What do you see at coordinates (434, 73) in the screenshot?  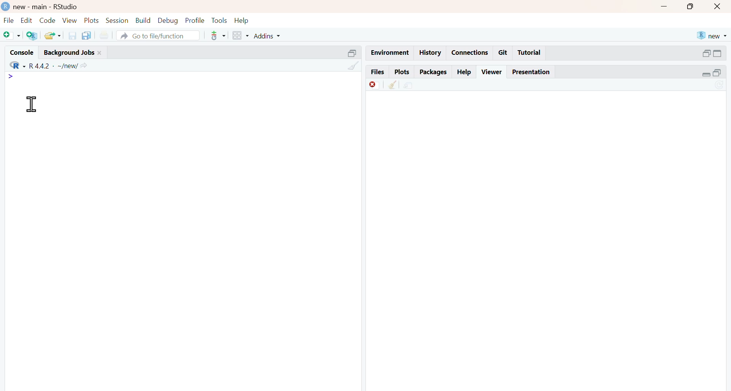 I see `packages` at bounding box center [434, 73].